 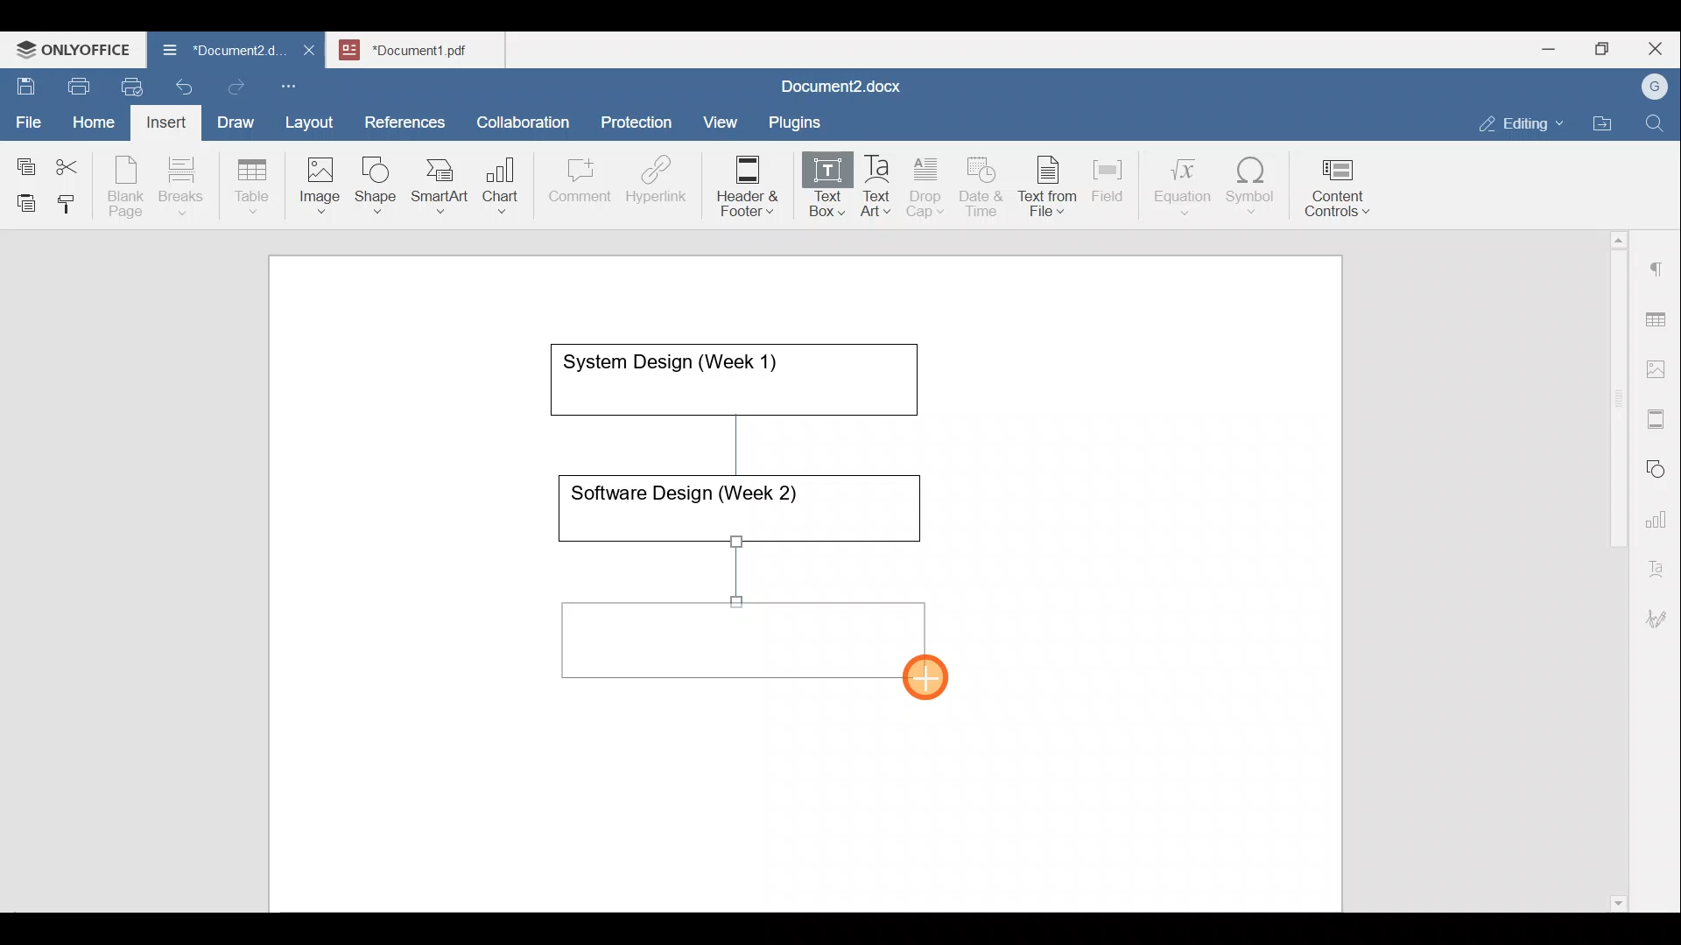 What do you see at coordinates (1659, 415) in the screenshot?
I see `Headers & footers` at bounding box center [1659, 415].